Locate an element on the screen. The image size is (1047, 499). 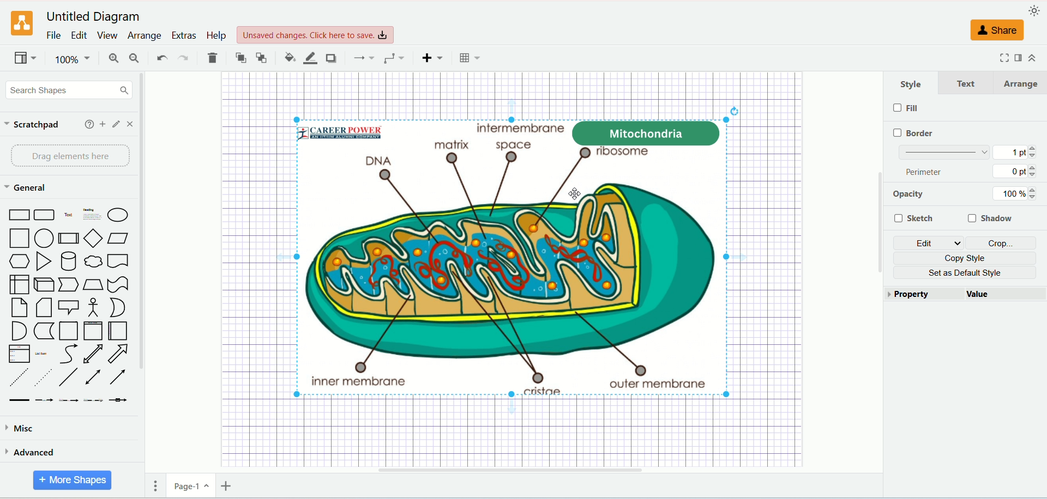
Connector with Label is located at coordinates (44, 401).